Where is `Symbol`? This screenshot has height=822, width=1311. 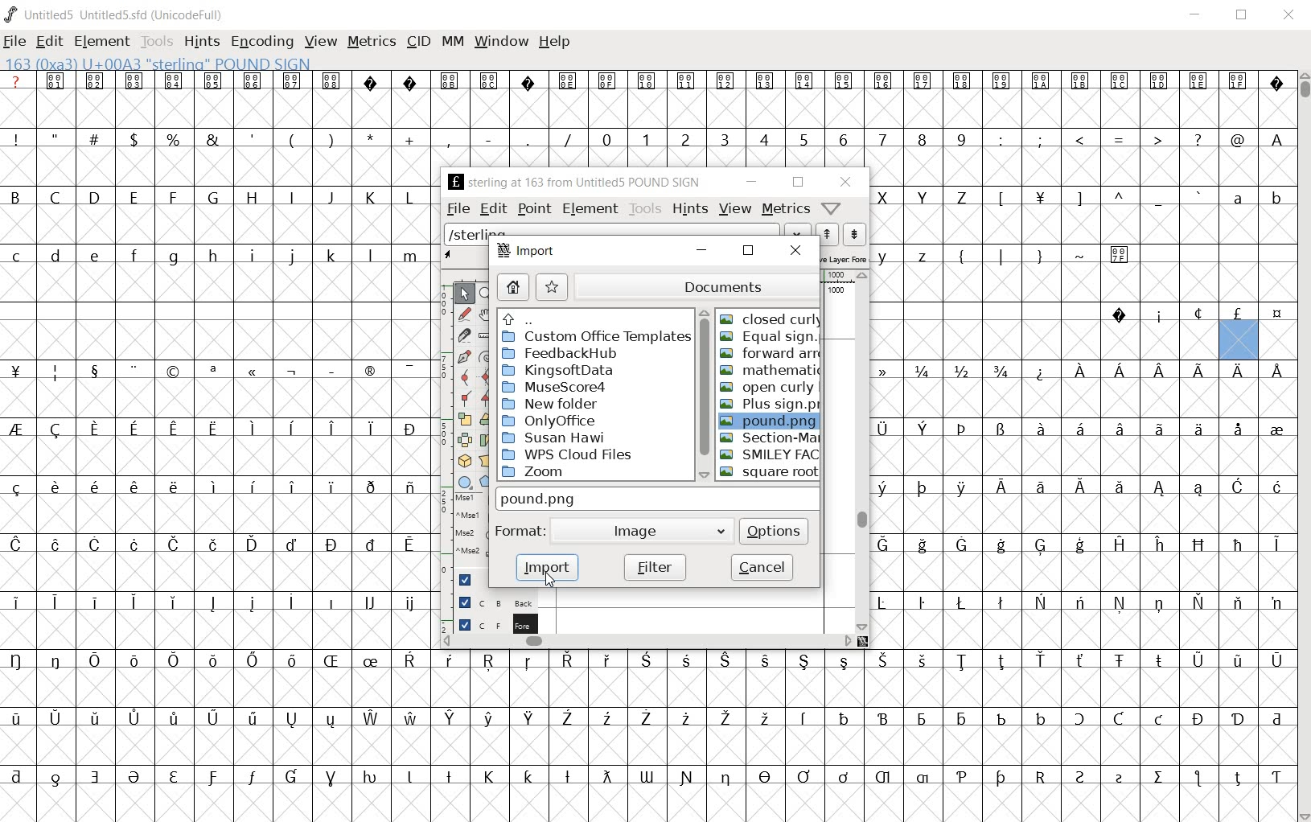 Symbol is located at coordinates (883, 718).